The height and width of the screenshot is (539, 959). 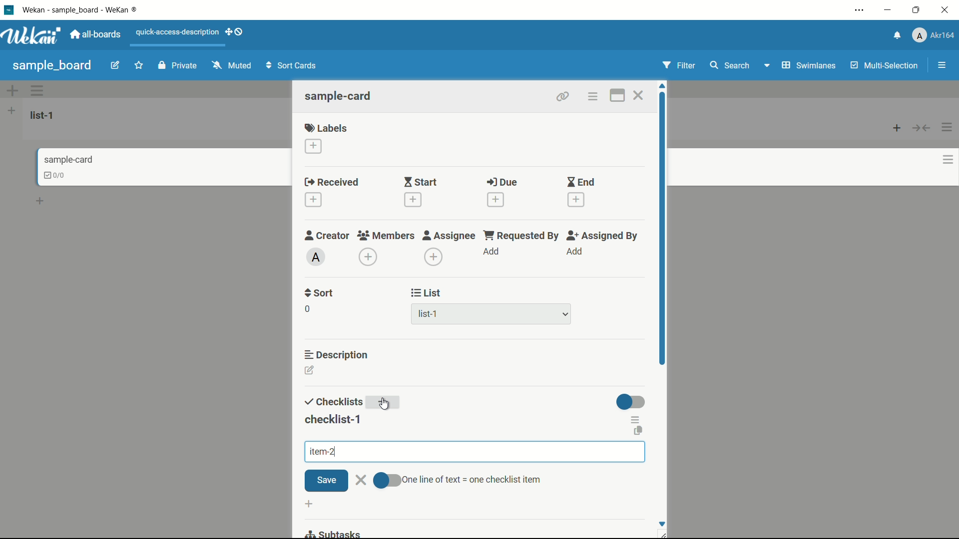 What do you see at coordinates (475, 452) in the screenshot?
I see `item name input bar` at bounding box center [475, 452].